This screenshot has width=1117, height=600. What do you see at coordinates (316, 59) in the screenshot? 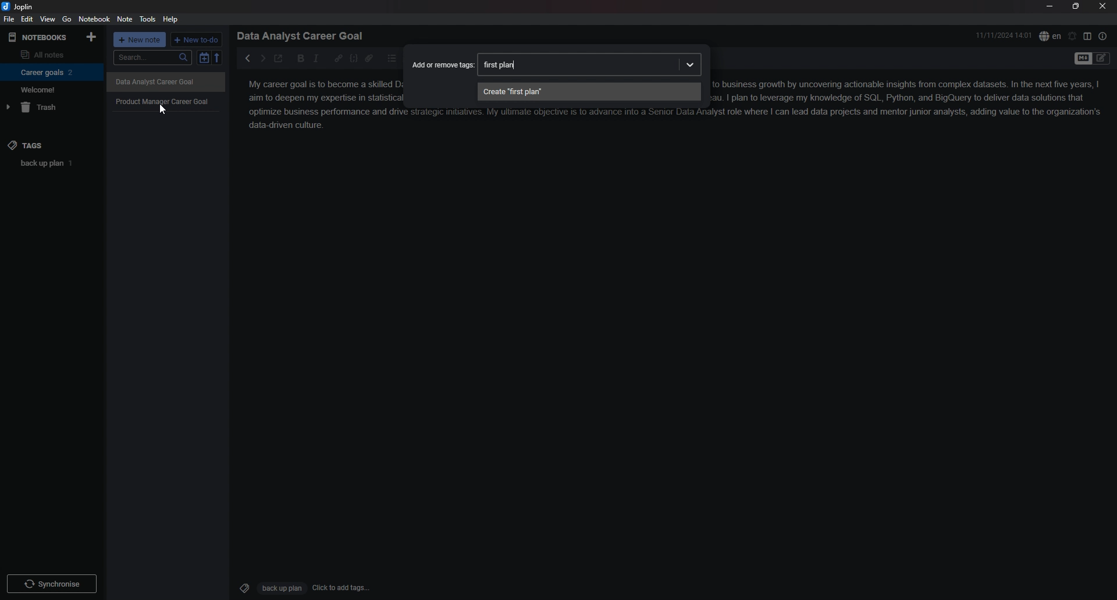
I see `italic` at bounding box center [316, 59].